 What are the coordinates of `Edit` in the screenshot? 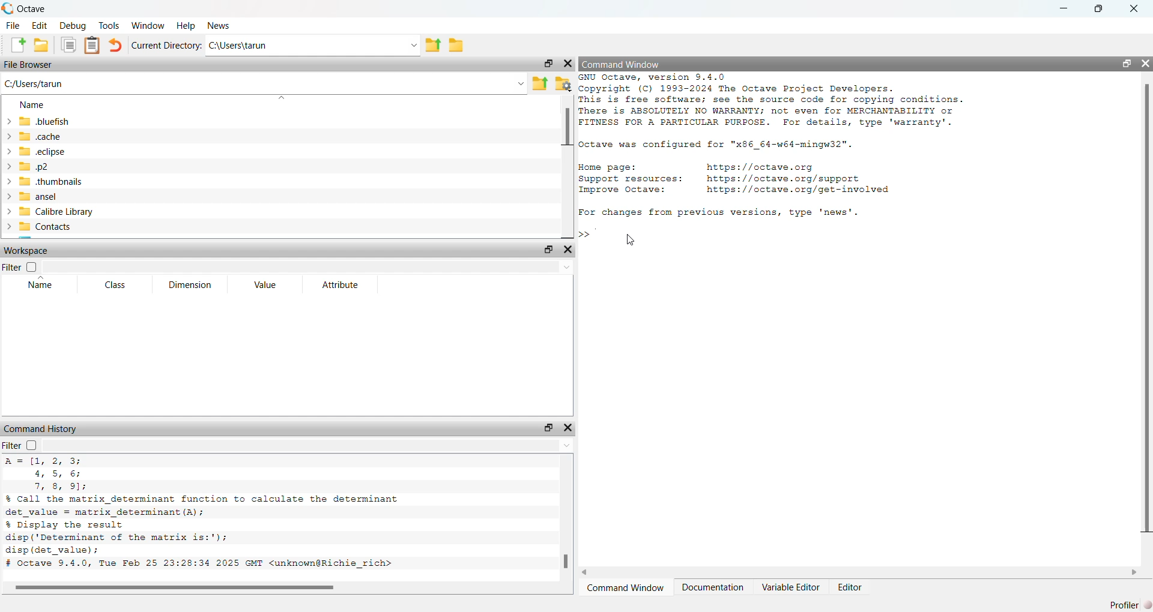 It's located at (41, 26).